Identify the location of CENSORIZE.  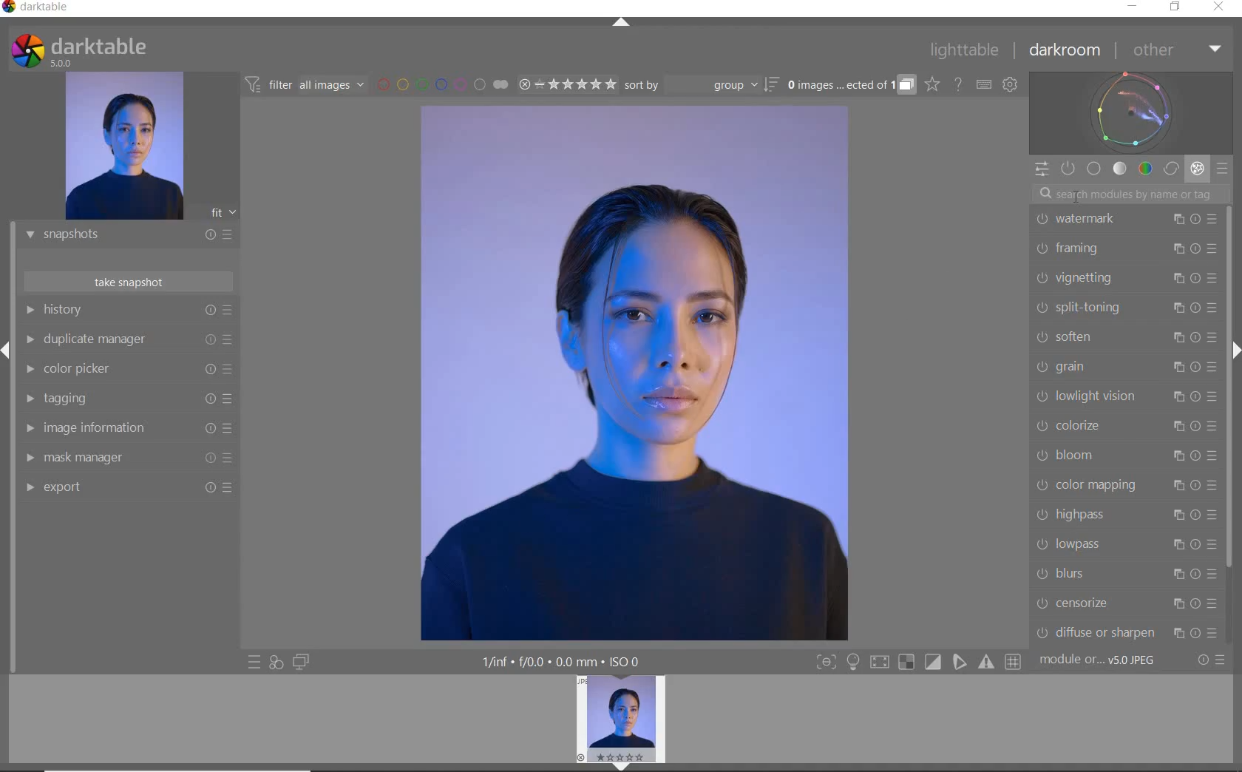
(1125, 603).